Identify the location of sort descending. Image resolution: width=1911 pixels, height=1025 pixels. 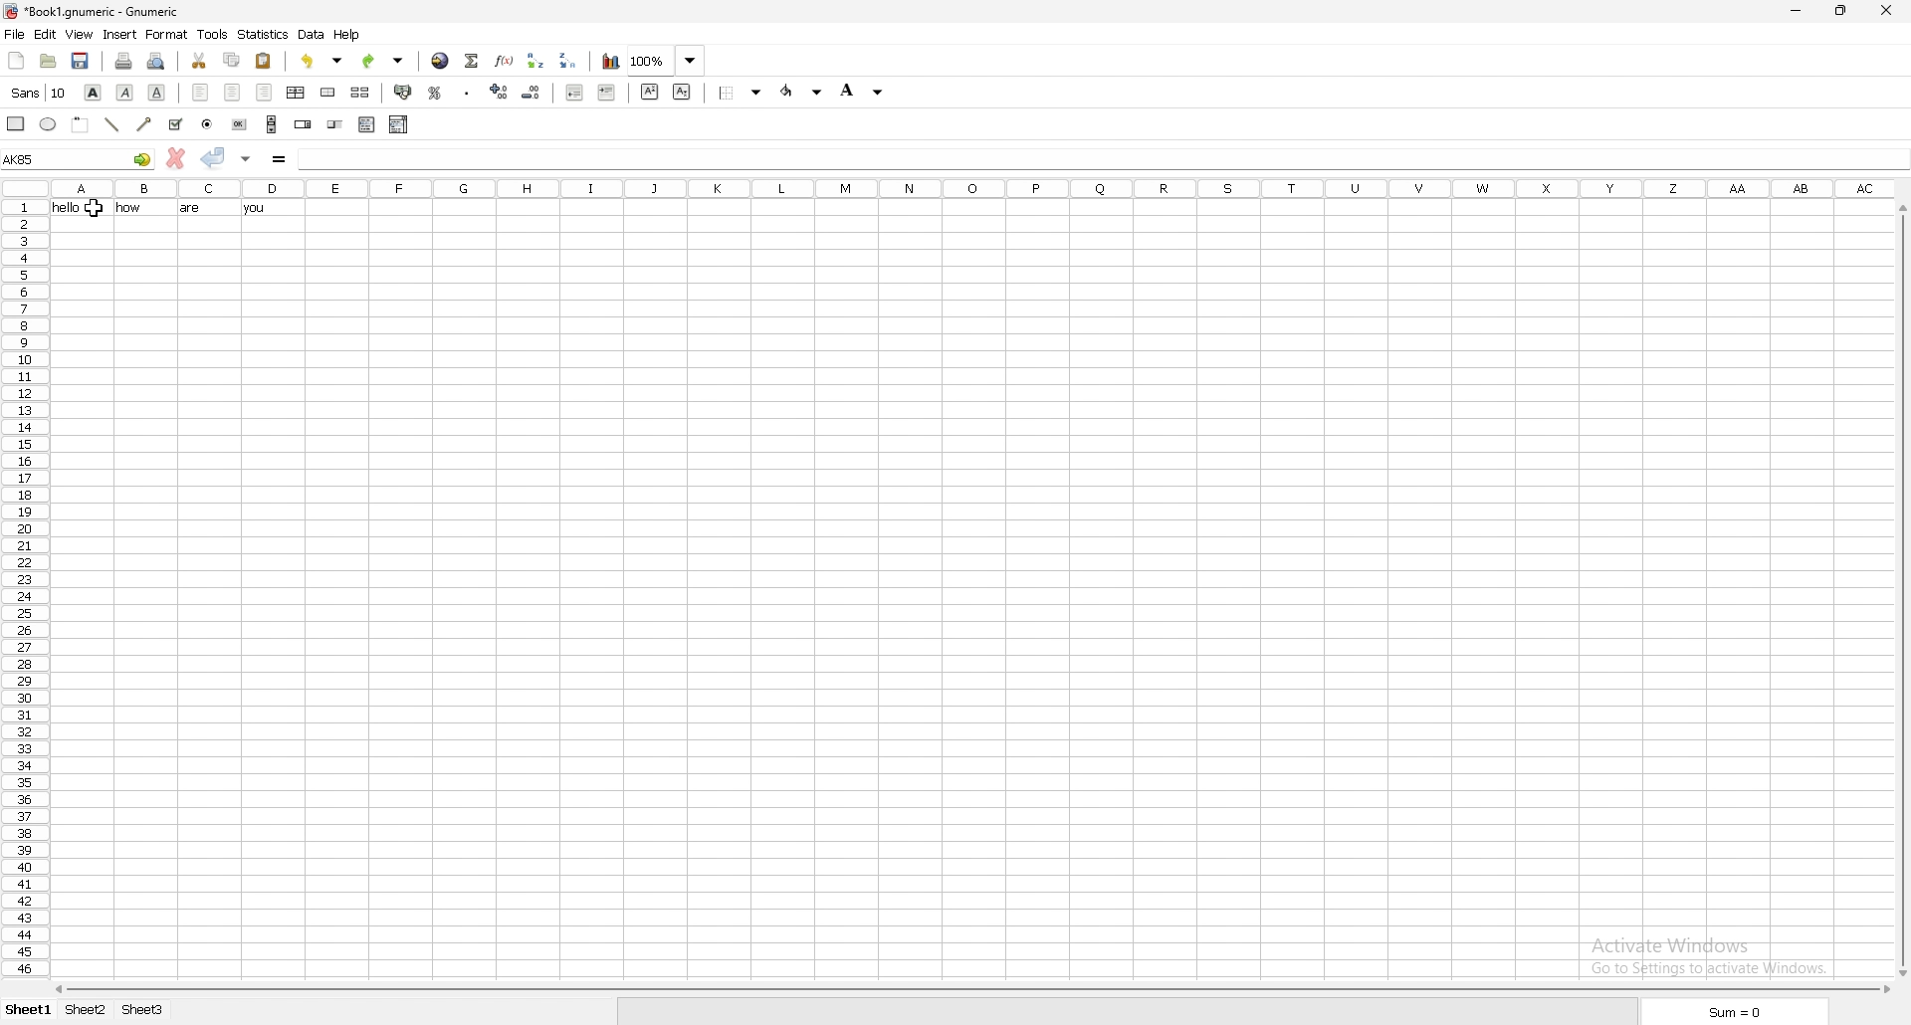
(571, 61).